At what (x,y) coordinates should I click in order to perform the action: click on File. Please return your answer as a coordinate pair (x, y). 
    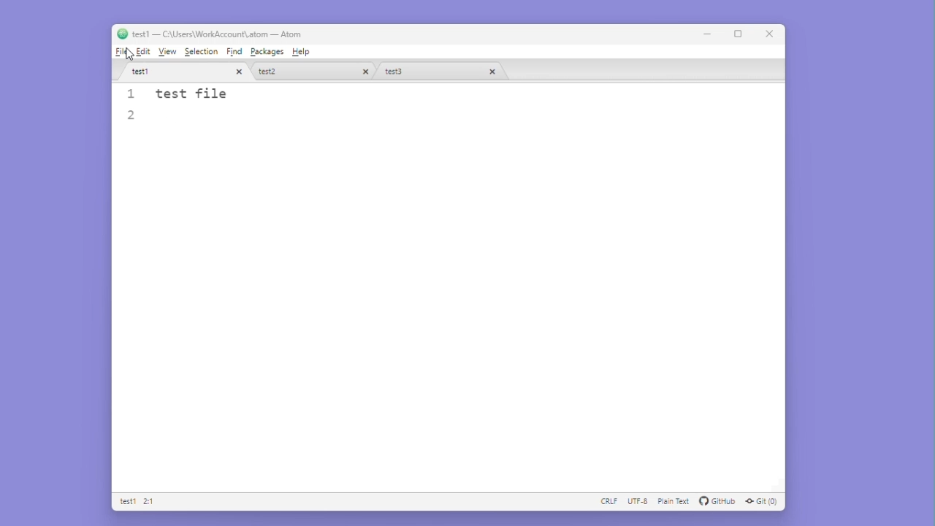
    Looking at the image, I should click on (123, 53).